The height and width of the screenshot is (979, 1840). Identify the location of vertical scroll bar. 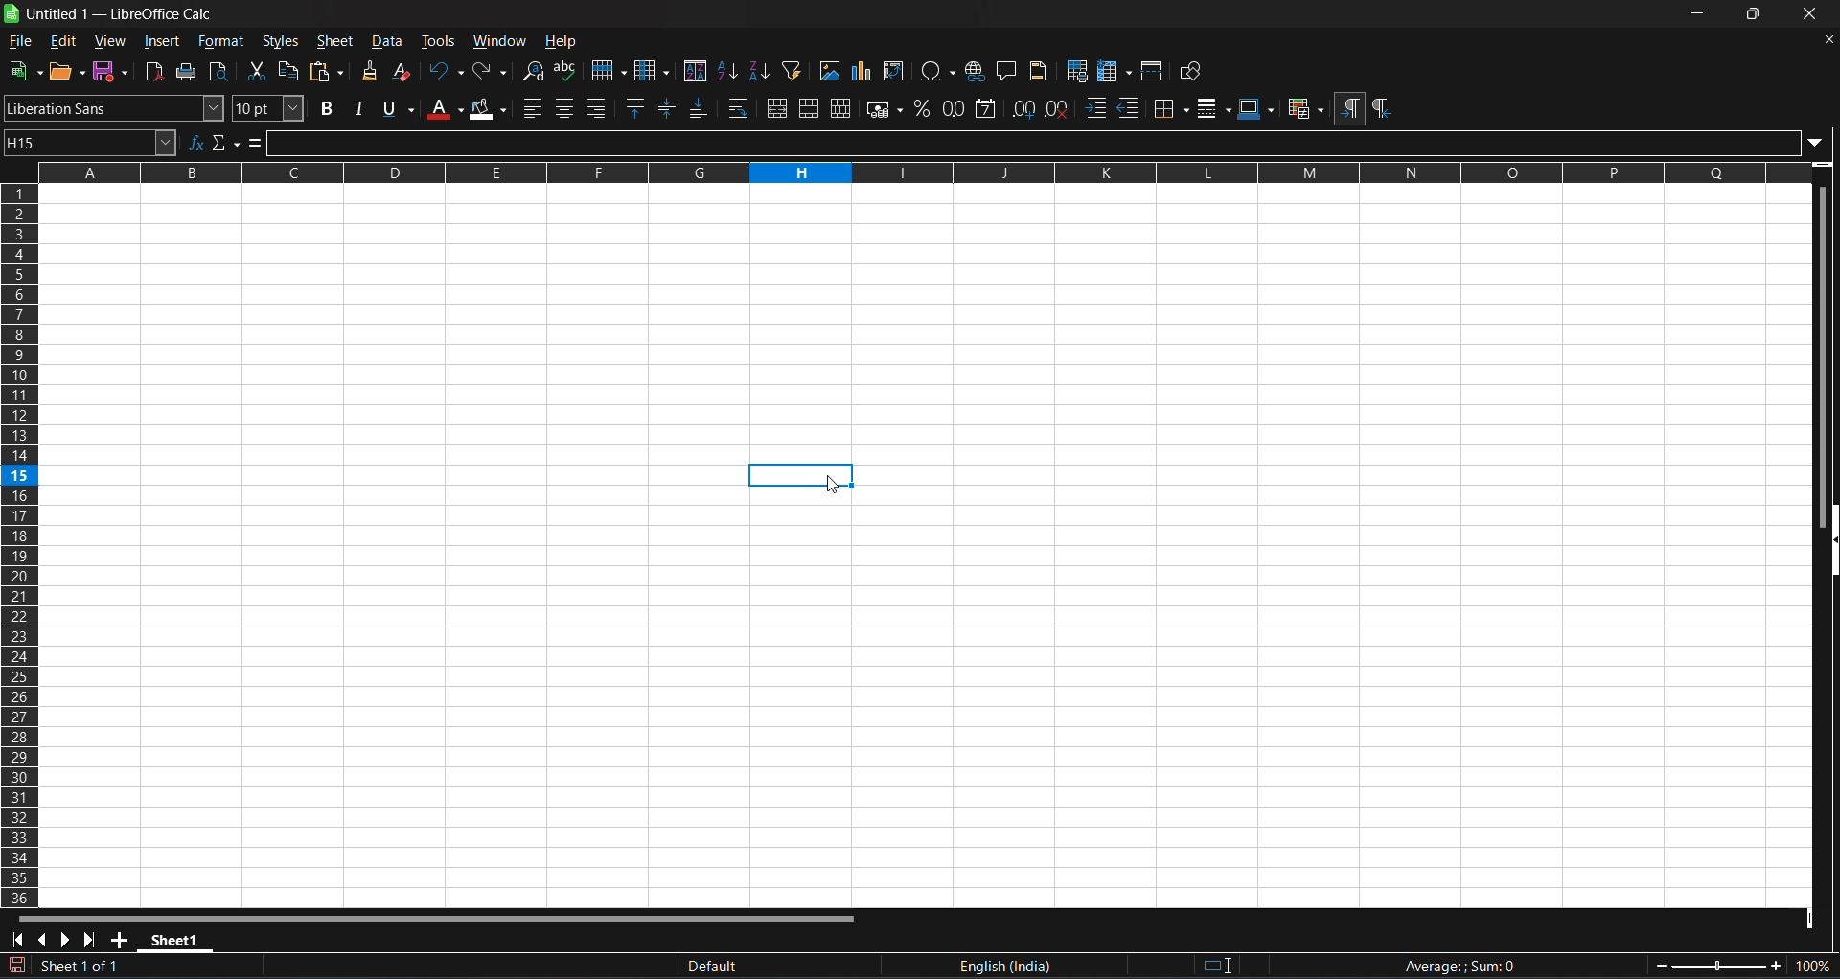
(1819, 341).